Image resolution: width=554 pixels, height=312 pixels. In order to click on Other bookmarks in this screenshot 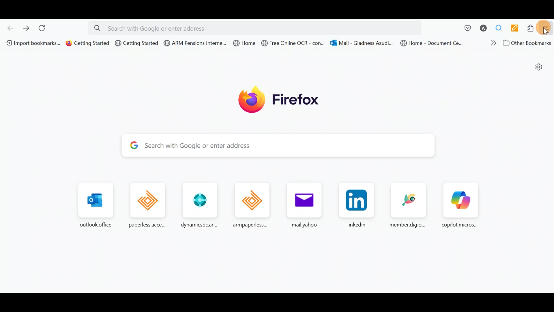, I will do `click(528, 43)`.